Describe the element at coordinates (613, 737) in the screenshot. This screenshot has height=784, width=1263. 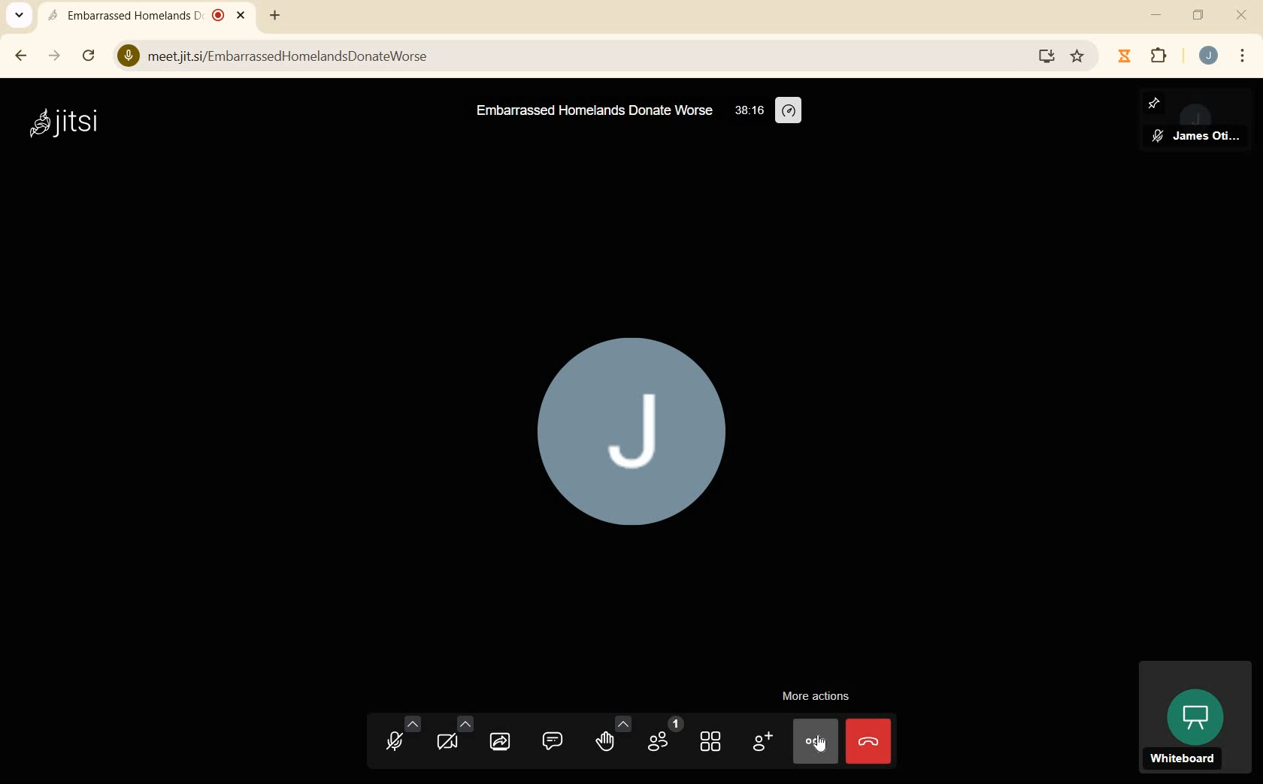
I see `raise your hand` at that location.